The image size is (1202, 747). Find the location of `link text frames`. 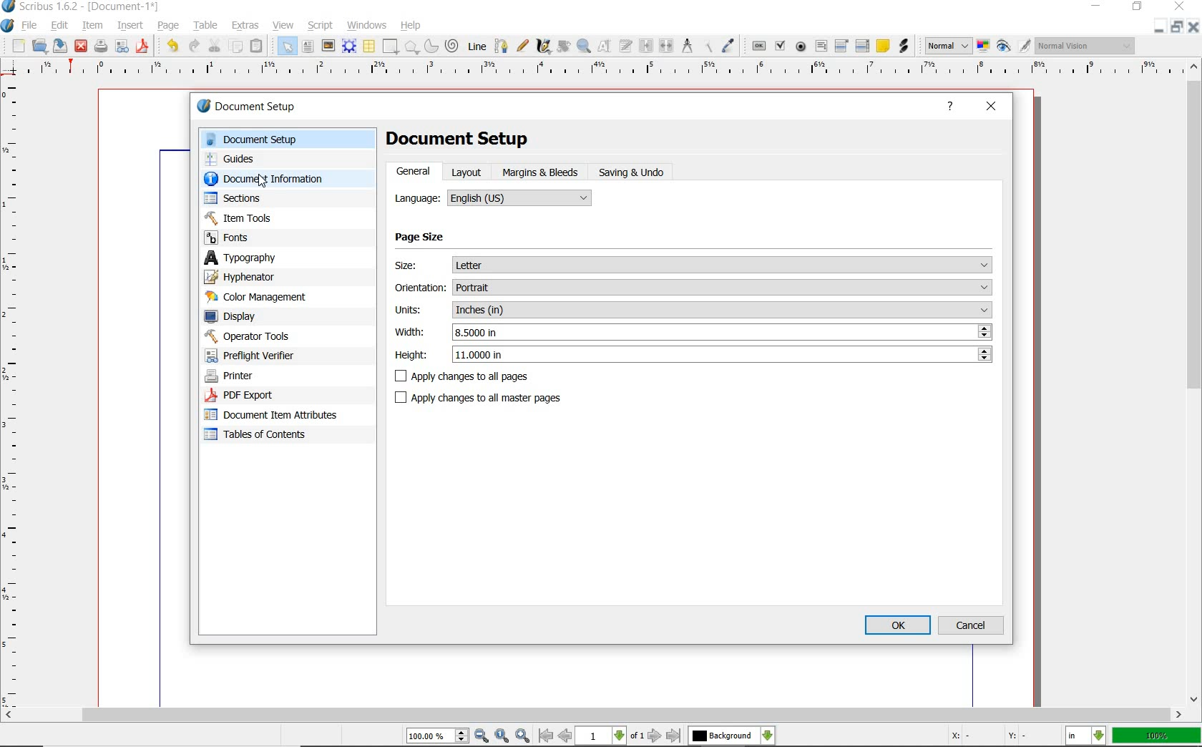

link text frames is located at coordinates (646, 47).